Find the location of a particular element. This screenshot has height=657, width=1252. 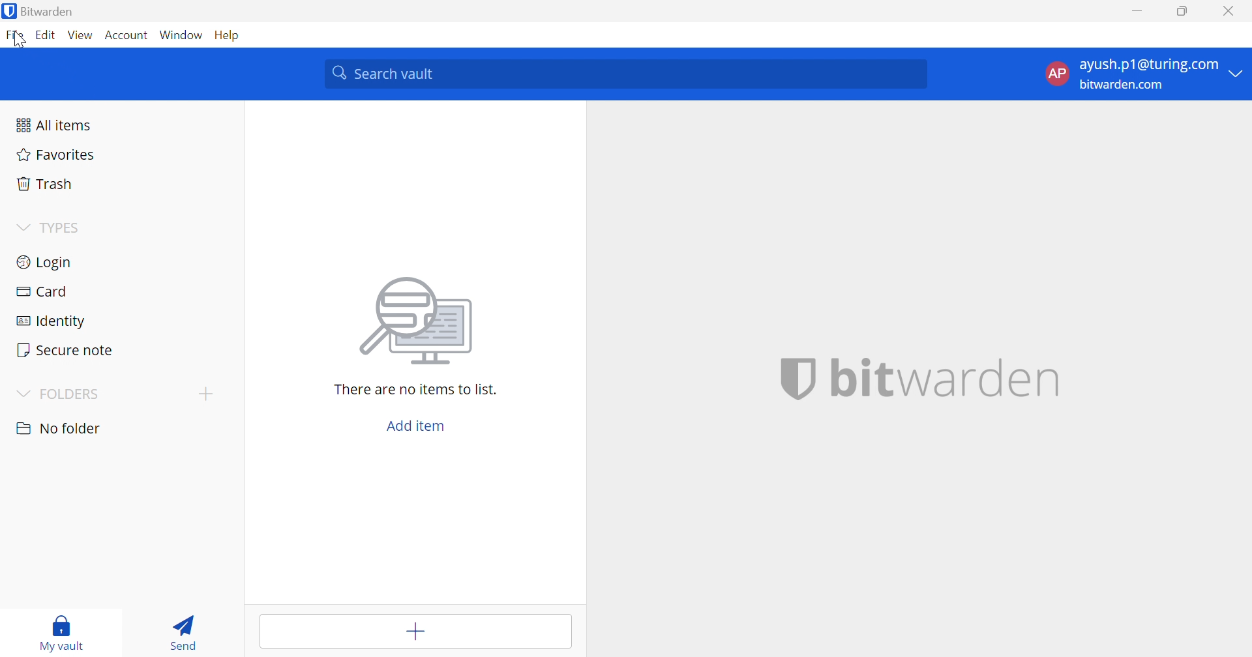

create folder is located at coordinates (205, 393).